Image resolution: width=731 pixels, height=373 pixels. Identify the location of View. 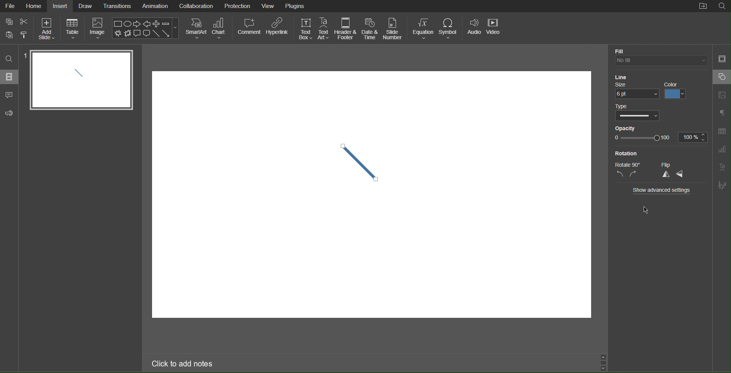
(269, 6).